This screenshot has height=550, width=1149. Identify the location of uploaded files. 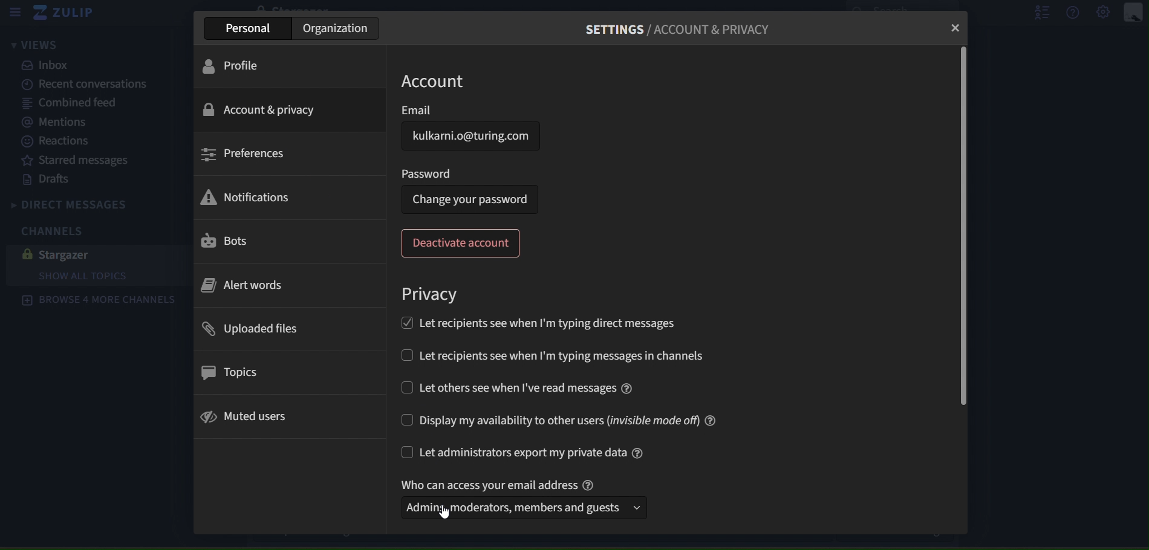
(250, 329).